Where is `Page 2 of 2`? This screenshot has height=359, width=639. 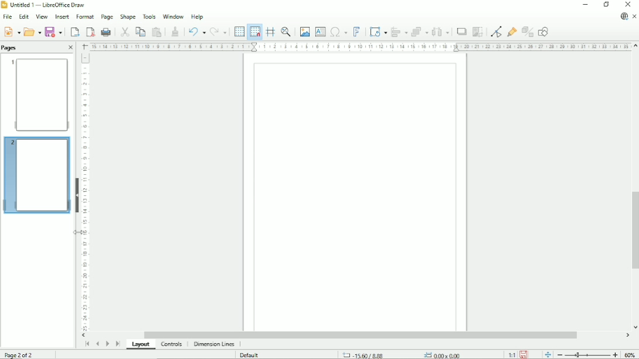 Page 2 of 2 is located at coordinates (21, 354).